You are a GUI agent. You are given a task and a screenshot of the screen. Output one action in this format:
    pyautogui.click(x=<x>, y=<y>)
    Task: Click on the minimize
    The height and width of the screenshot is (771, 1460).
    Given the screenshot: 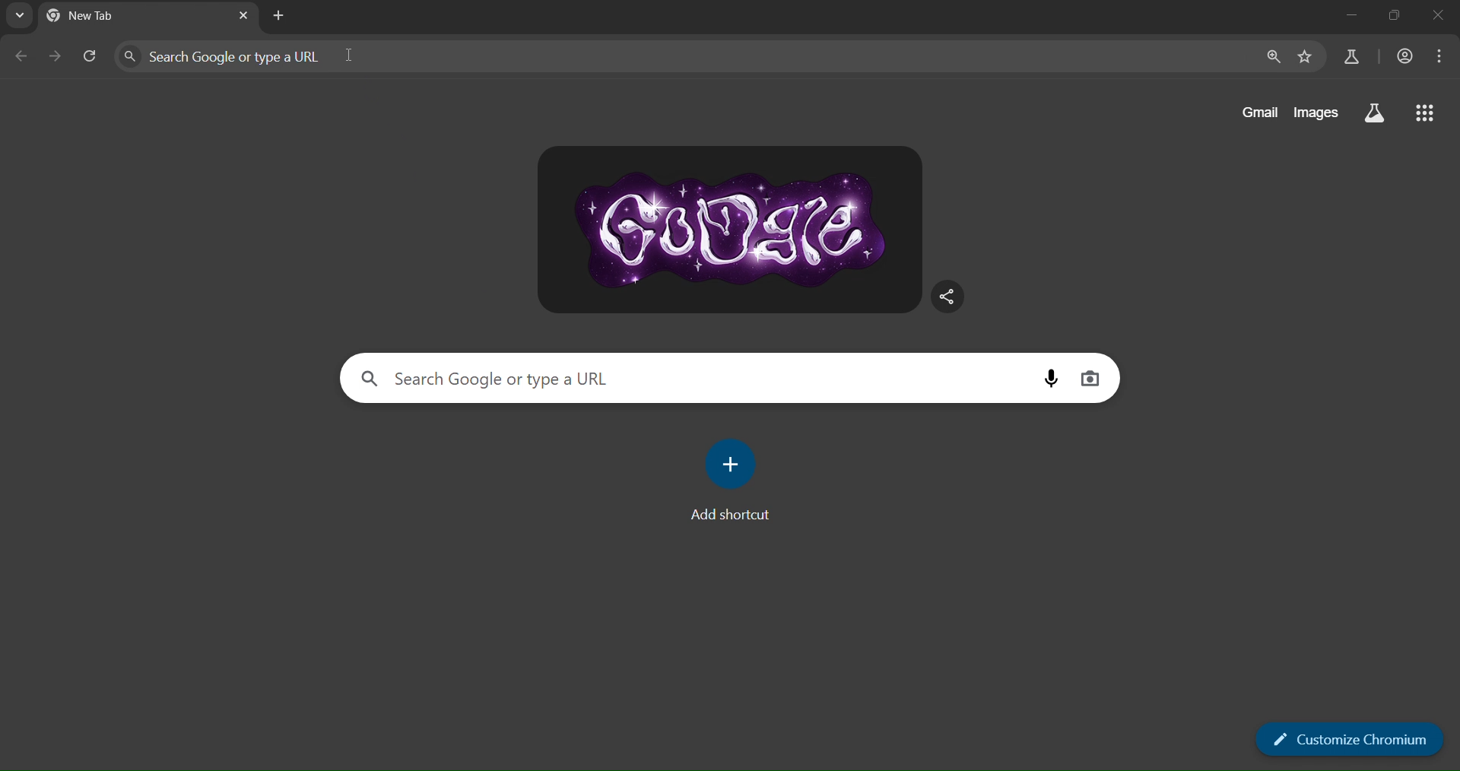 What is the action you would take?
    pyautogui.click(x=1348, y=20)
    